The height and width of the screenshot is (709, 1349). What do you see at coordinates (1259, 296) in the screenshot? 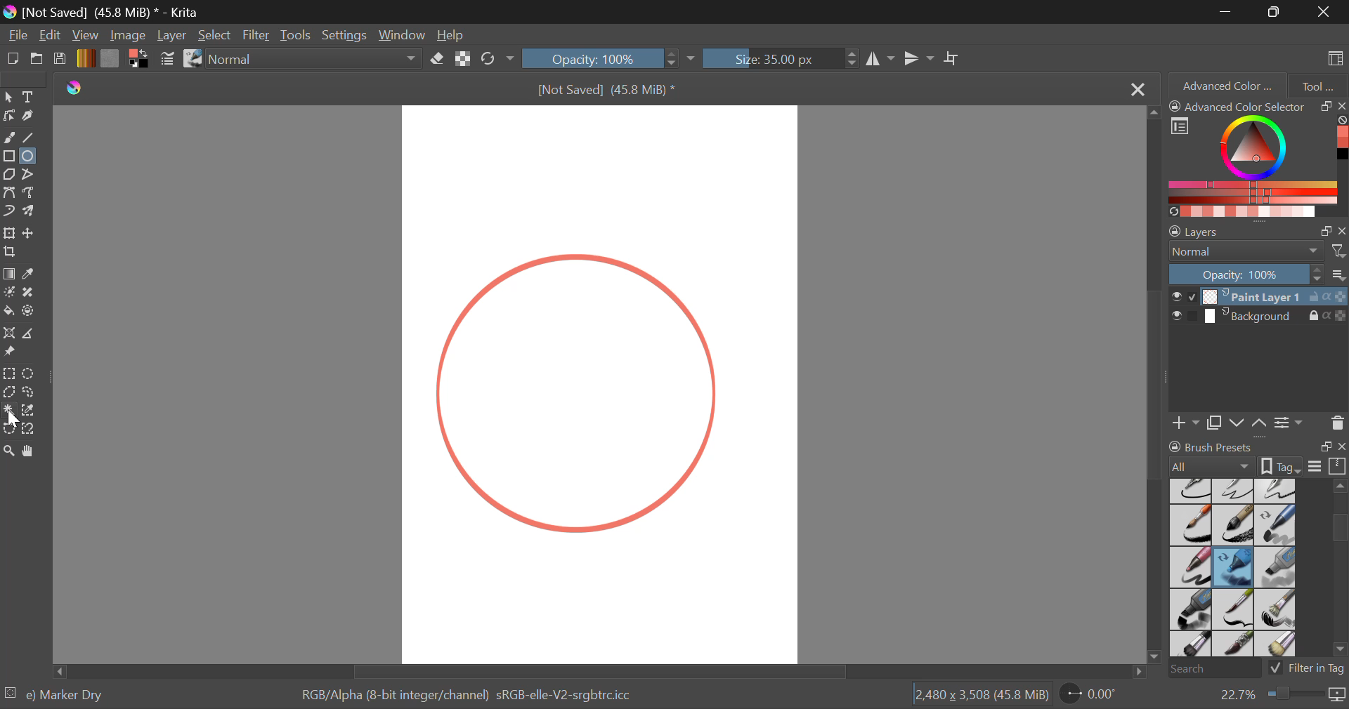
I see `Paint Layer 1` at bounding box center [1259, 296].